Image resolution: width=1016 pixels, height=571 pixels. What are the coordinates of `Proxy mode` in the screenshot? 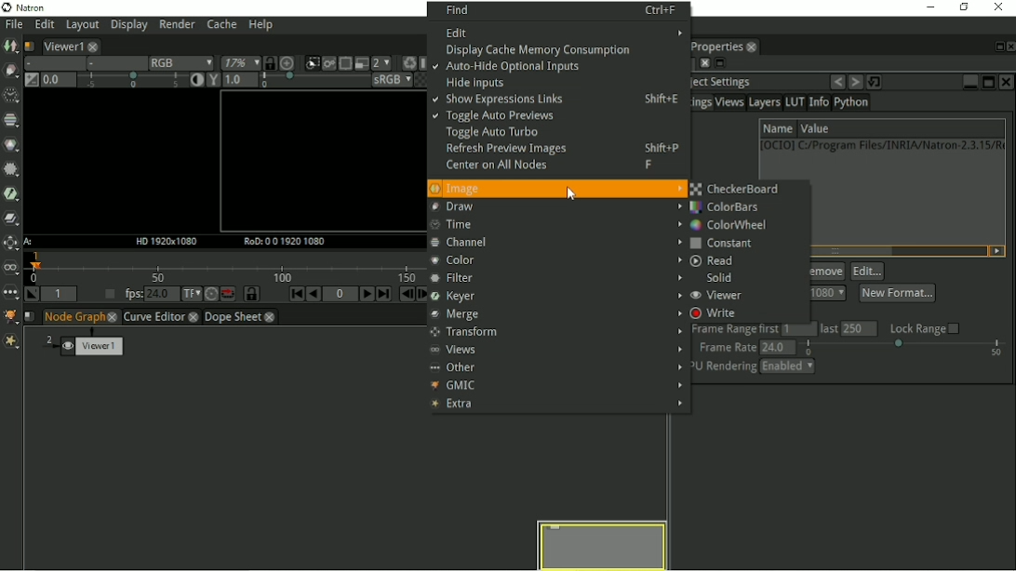 It's located at (360, 62).